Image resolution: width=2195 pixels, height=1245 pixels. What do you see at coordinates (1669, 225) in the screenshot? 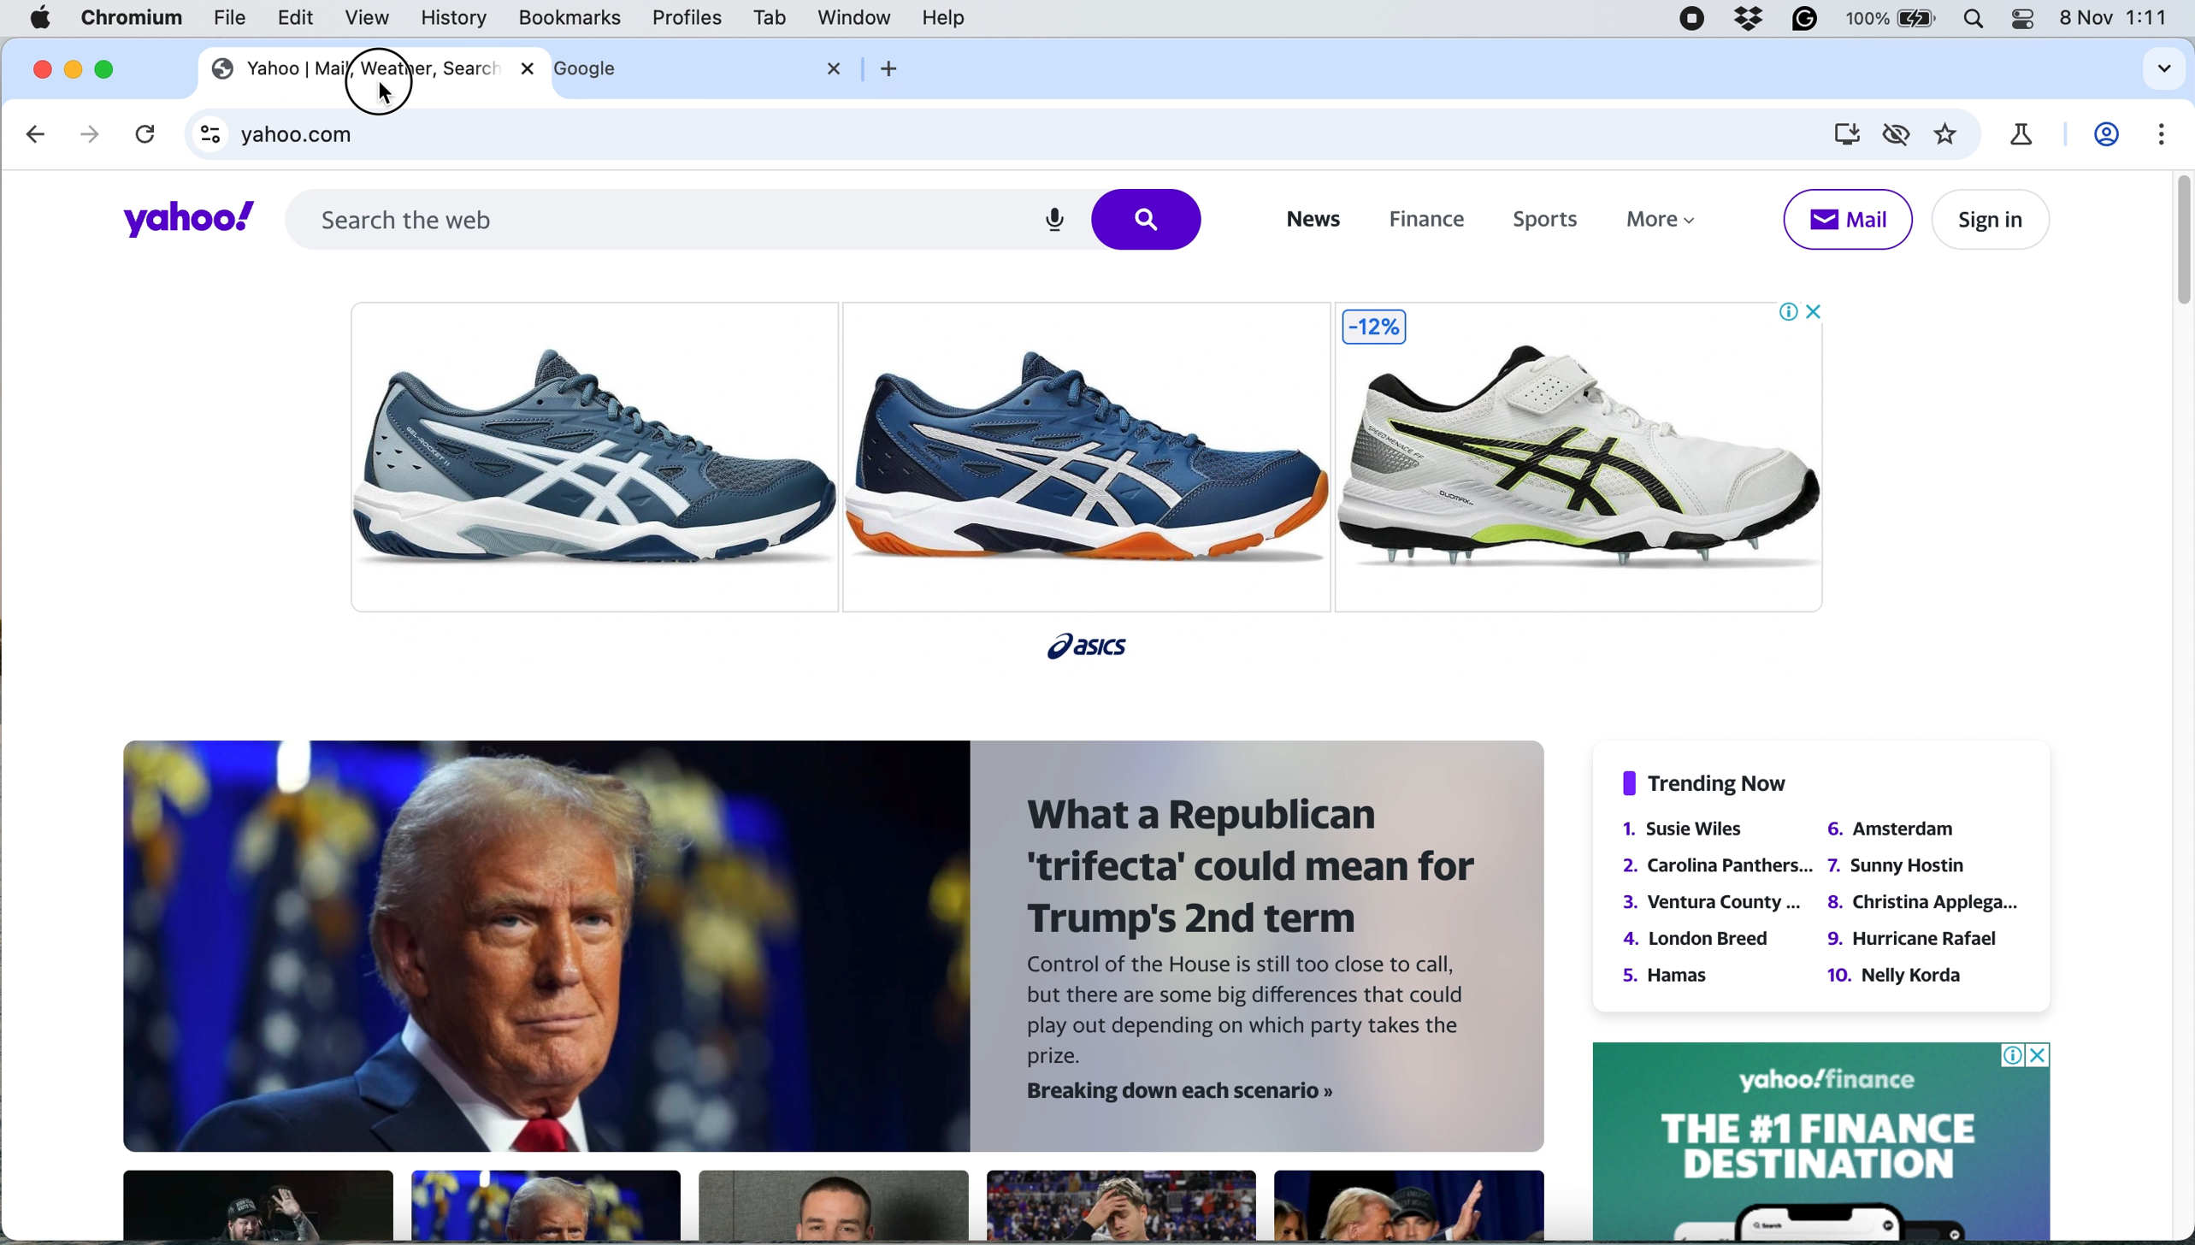
I see `more` at bounding box center [1669, 225].